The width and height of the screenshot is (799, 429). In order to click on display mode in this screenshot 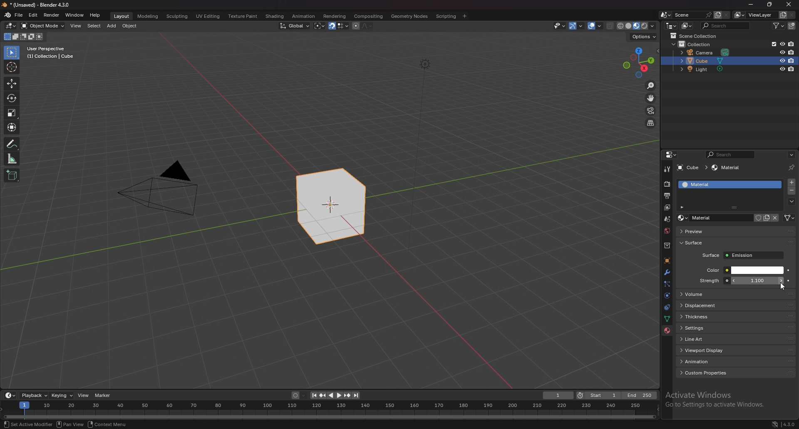, I will do `click(687, 26)`.